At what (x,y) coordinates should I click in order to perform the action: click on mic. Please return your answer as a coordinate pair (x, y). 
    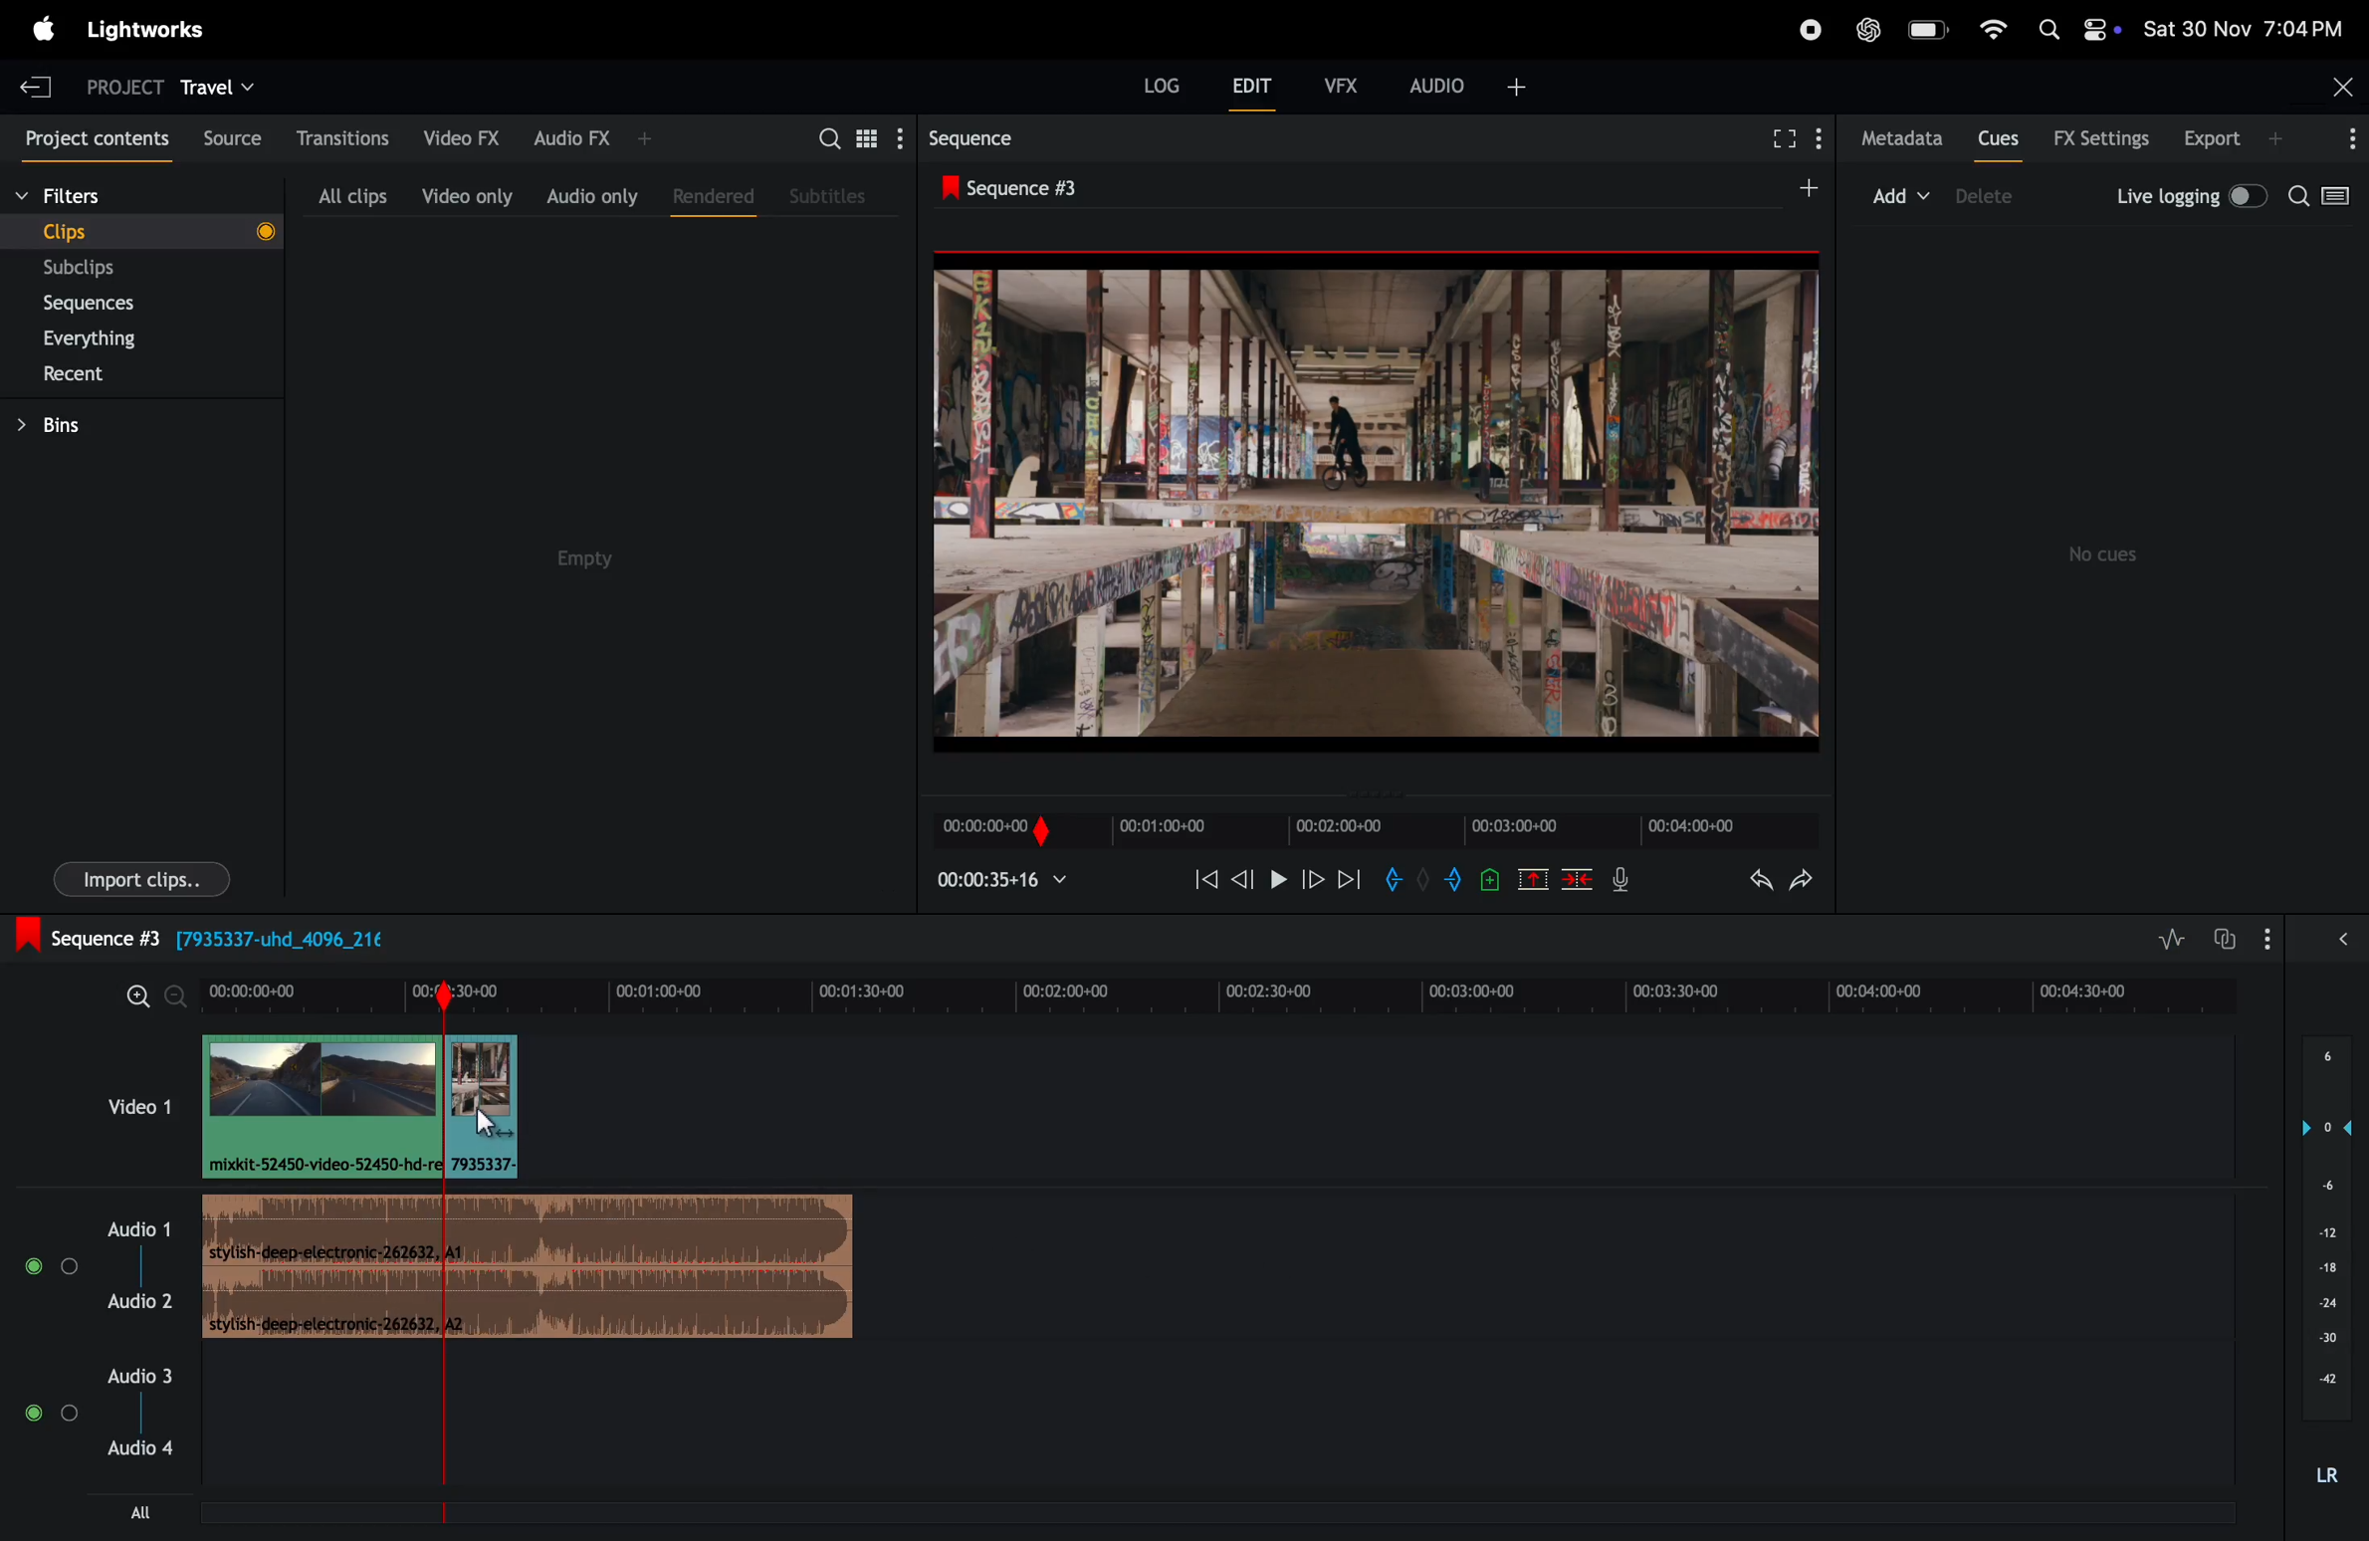
    Looking at the image, I should click on (1618, 883).